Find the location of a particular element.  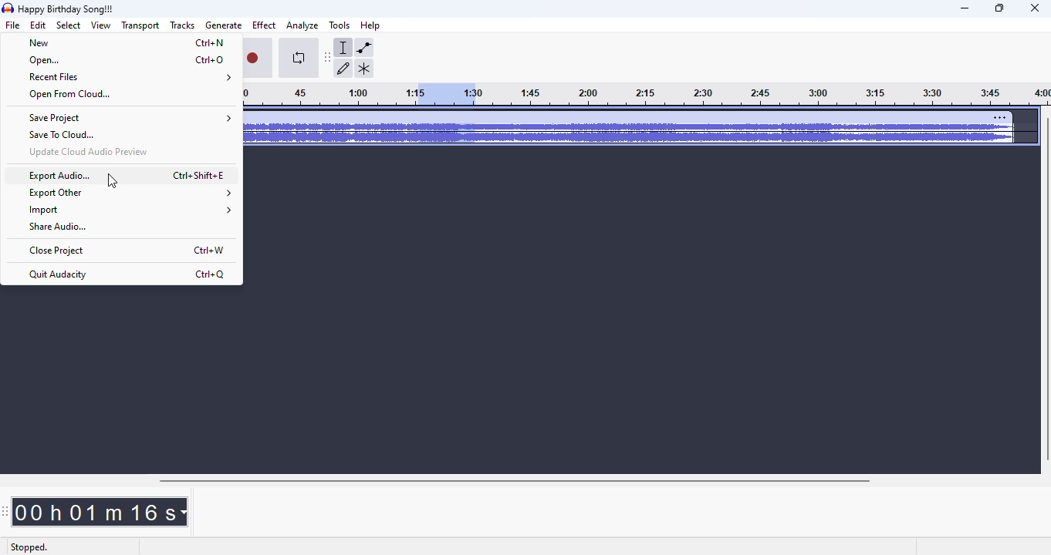

logo is located at coordinates (8, 8).